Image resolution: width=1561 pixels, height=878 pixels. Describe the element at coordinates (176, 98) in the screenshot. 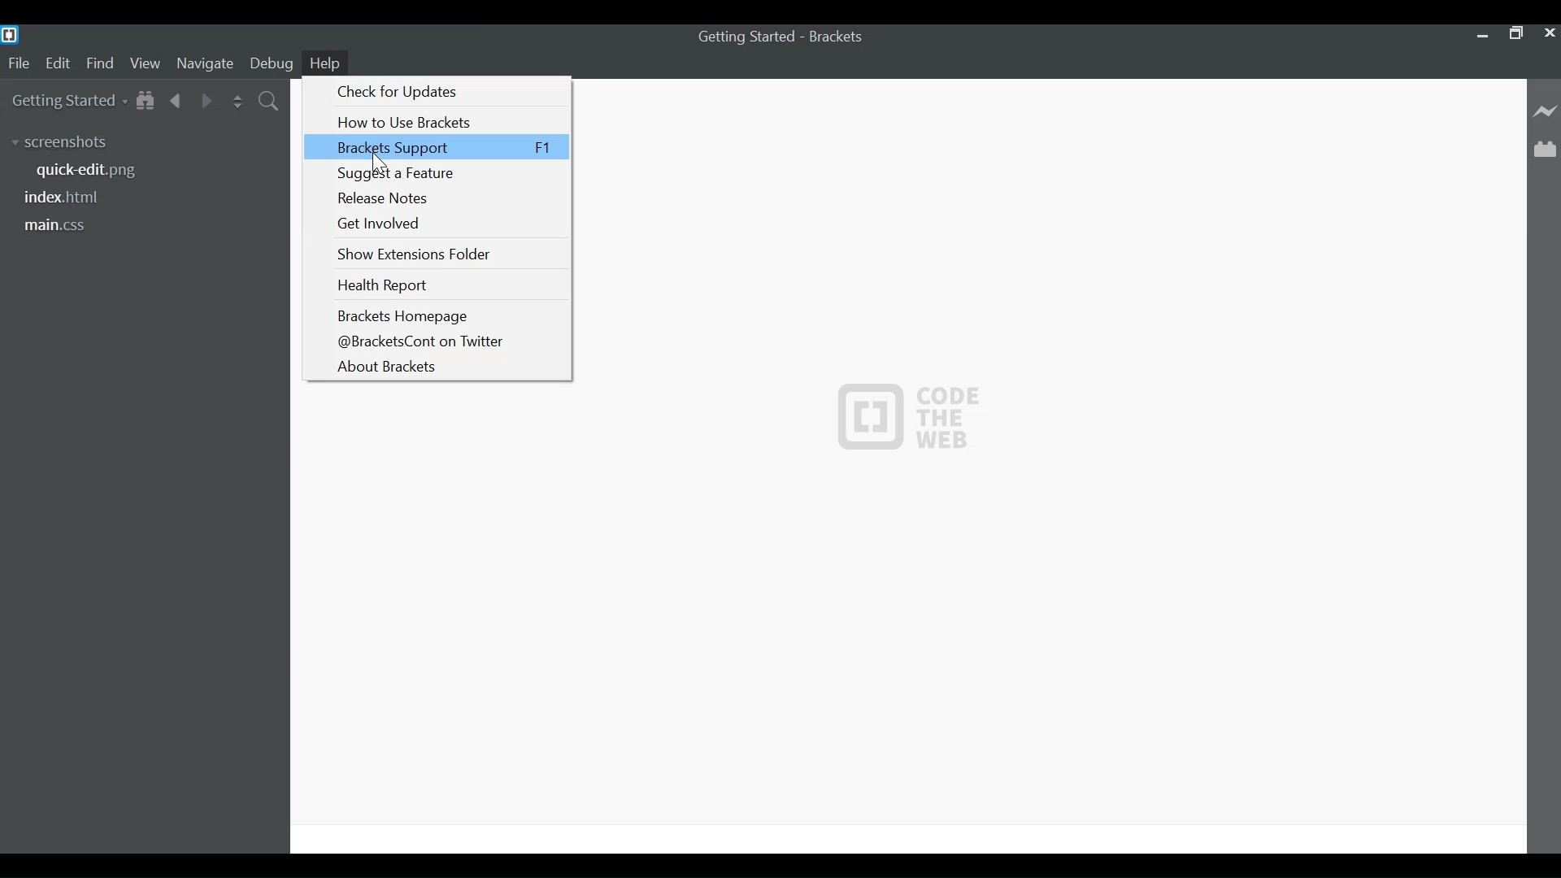

I see `Navigate Back` at that location.